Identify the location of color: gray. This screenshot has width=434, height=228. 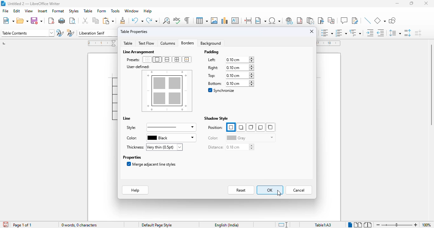
(241, 137).